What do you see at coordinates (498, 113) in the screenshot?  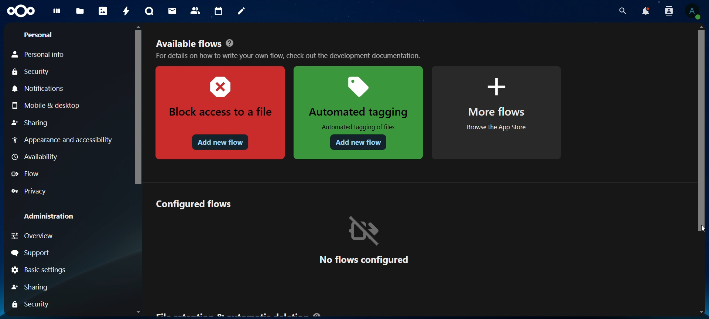 I see `add more flows` at bounding box center [498, 113].